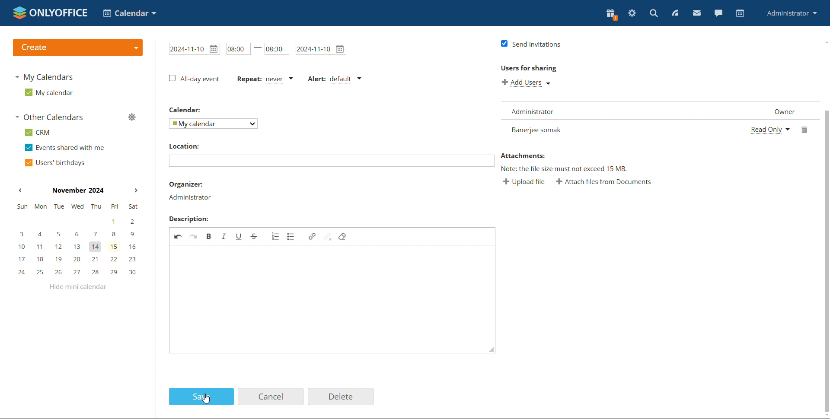  I want to click on alert type, so click(334, 79).